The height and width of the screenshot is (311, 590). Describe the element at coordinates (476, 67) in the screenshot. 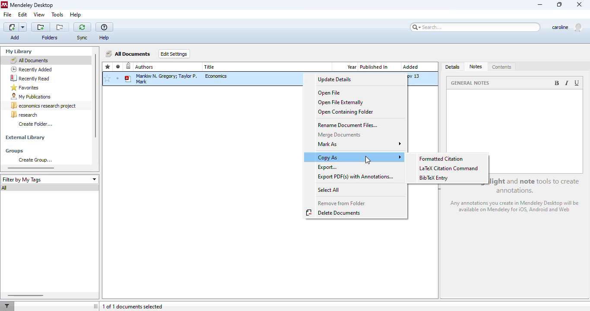

I see `notes` at that location.